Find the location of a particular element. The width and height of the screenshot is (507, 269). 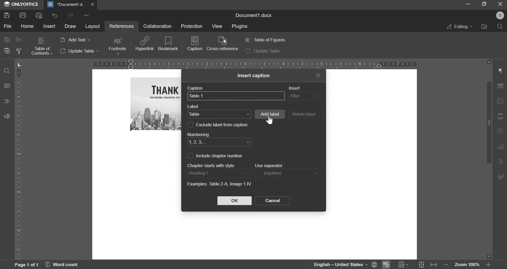

include chapter number is located at coordinates (190, 155).